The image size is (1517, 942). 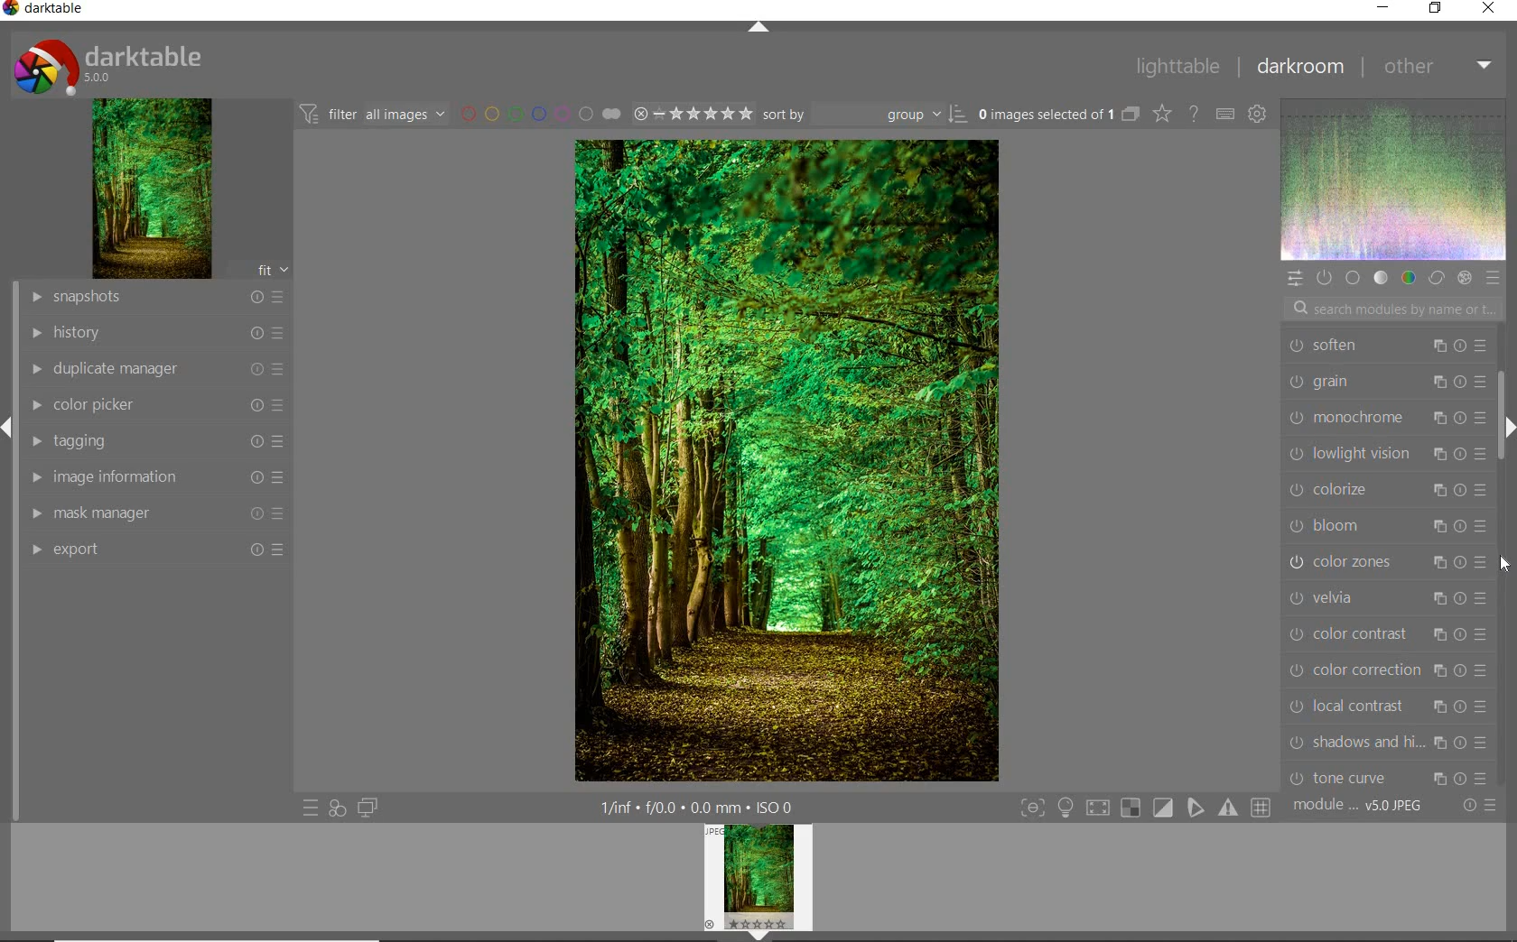 What do you see at coordinates (372, 114) in the screenshot?
I see `FILTER IMAGES` at bounding box center [372, 114].